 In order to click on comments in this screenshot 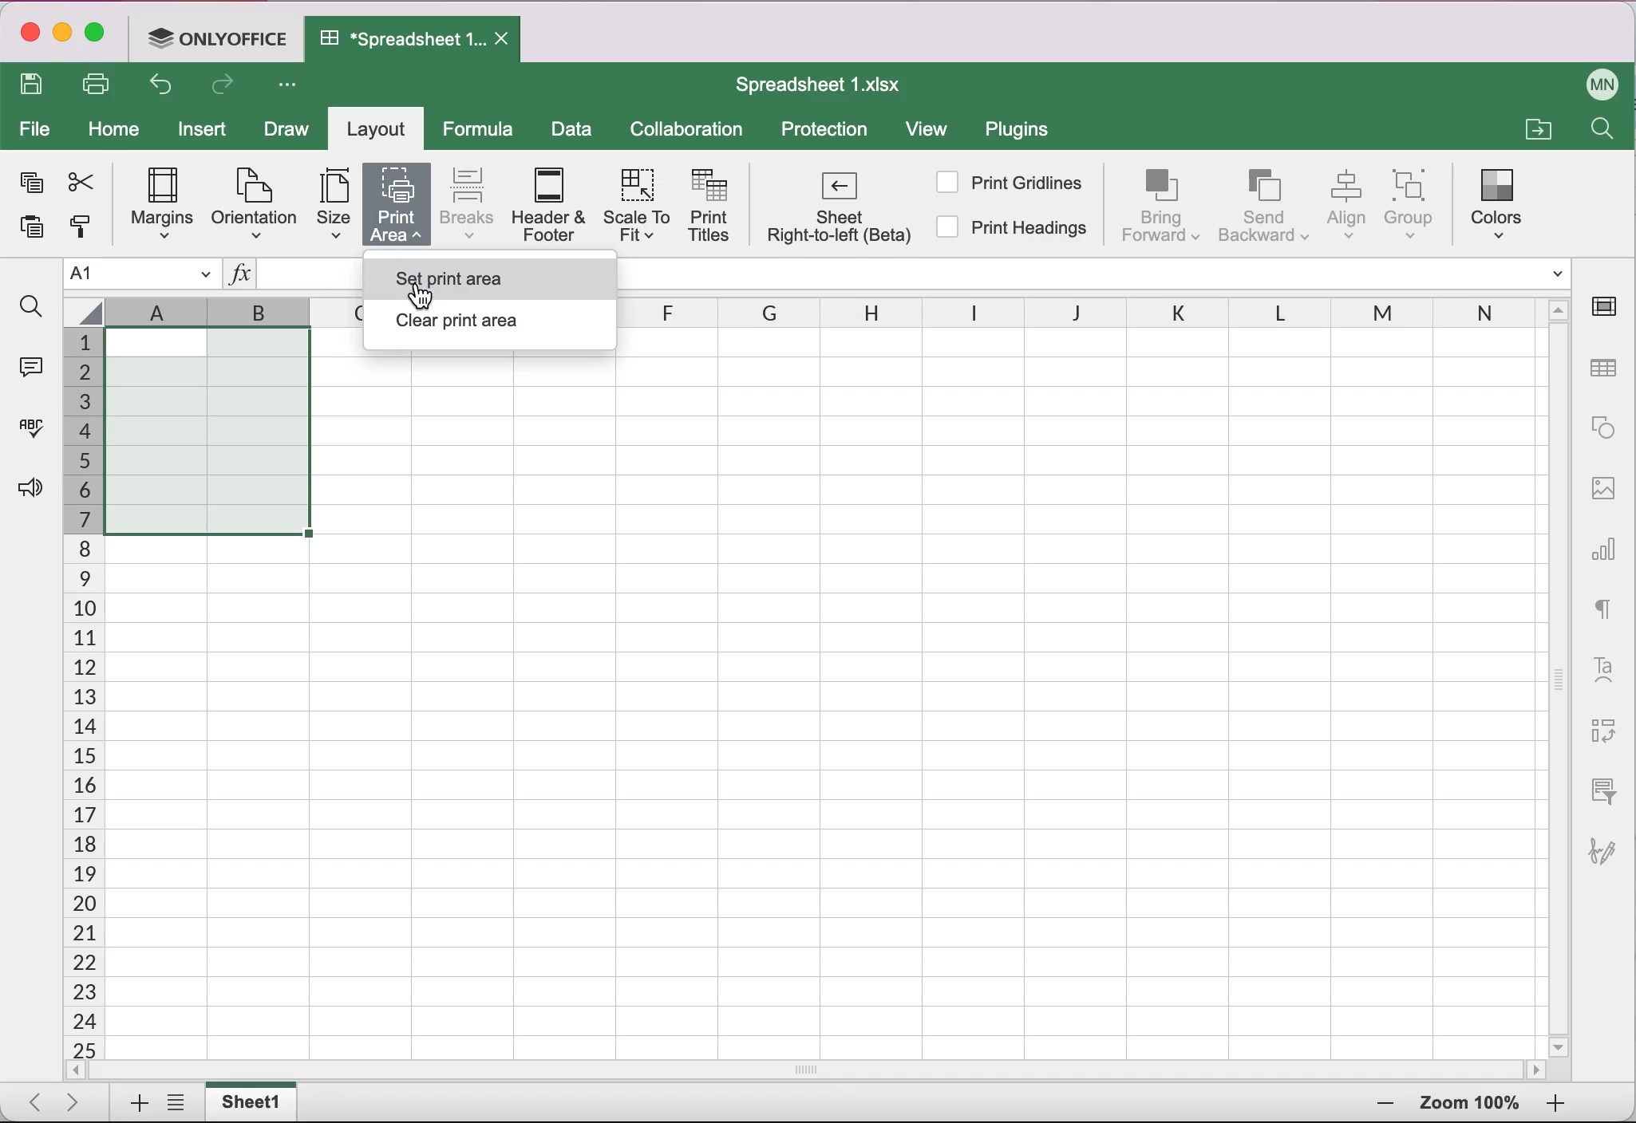, I will do `click(29, 364)`.